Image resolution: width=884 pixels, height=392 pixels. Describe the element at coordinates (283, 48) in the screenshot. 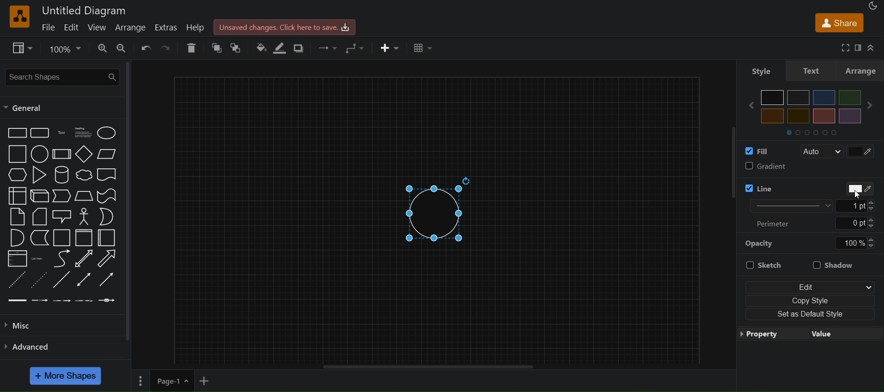

I see `line color` at that location.